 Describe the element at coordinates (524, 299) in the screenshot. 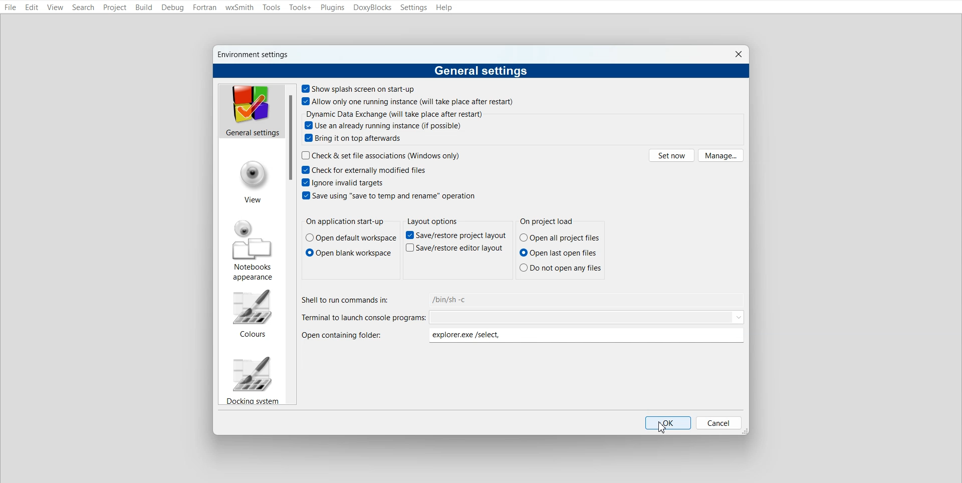

I see `Shell to run commands in` at that location.